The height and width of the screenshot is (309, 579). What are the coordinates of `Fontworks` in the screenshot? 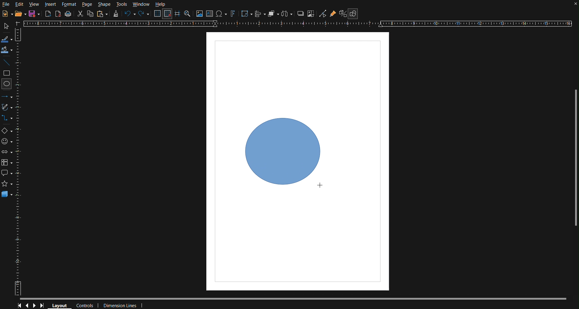 It's located at (233, 14).